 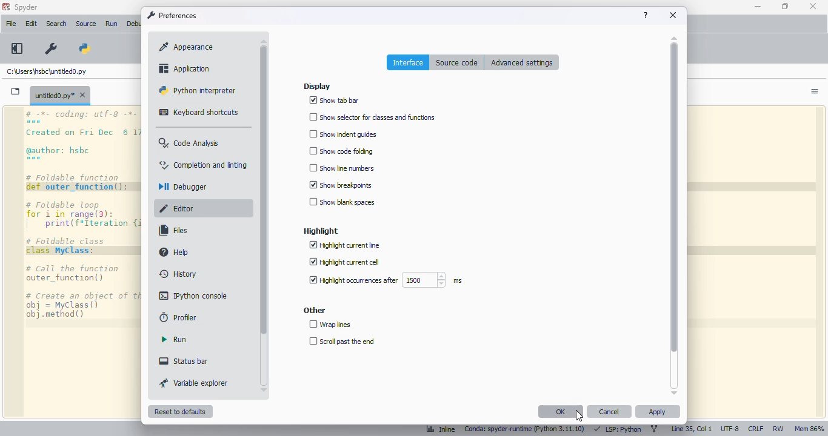 I want to click on untitled0.py, so click(x=47, y=71).